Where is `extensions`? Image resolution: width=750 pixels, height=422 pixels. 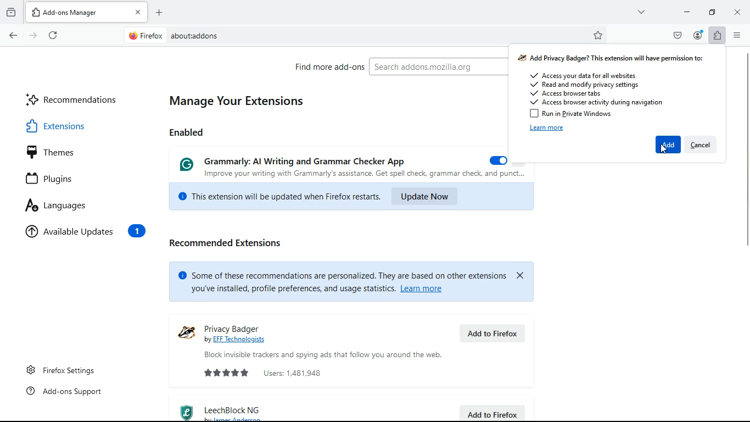
extensions is located at coordinates (719, 35).